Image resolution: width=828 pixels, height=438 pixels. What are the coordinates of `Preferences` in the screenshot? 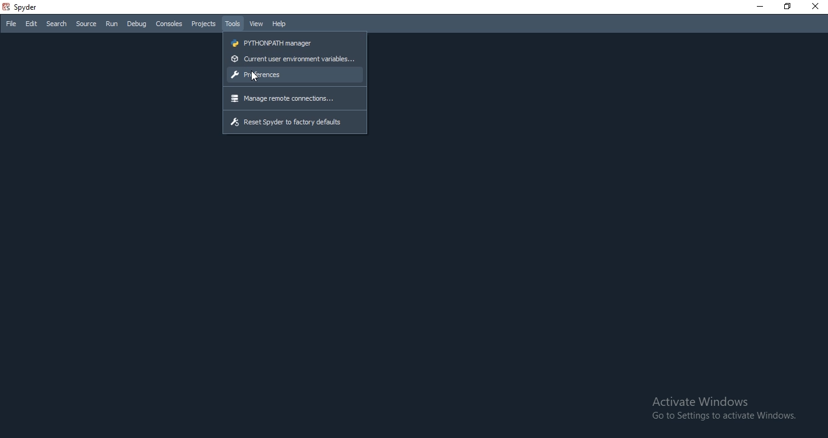 It's located at (294, 74).